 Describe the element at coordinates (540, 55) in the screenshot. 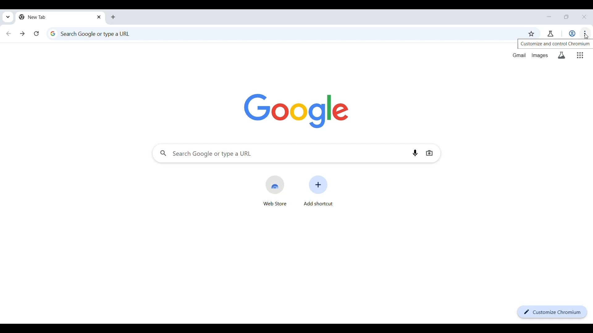

I see `Search Google images` at that location.